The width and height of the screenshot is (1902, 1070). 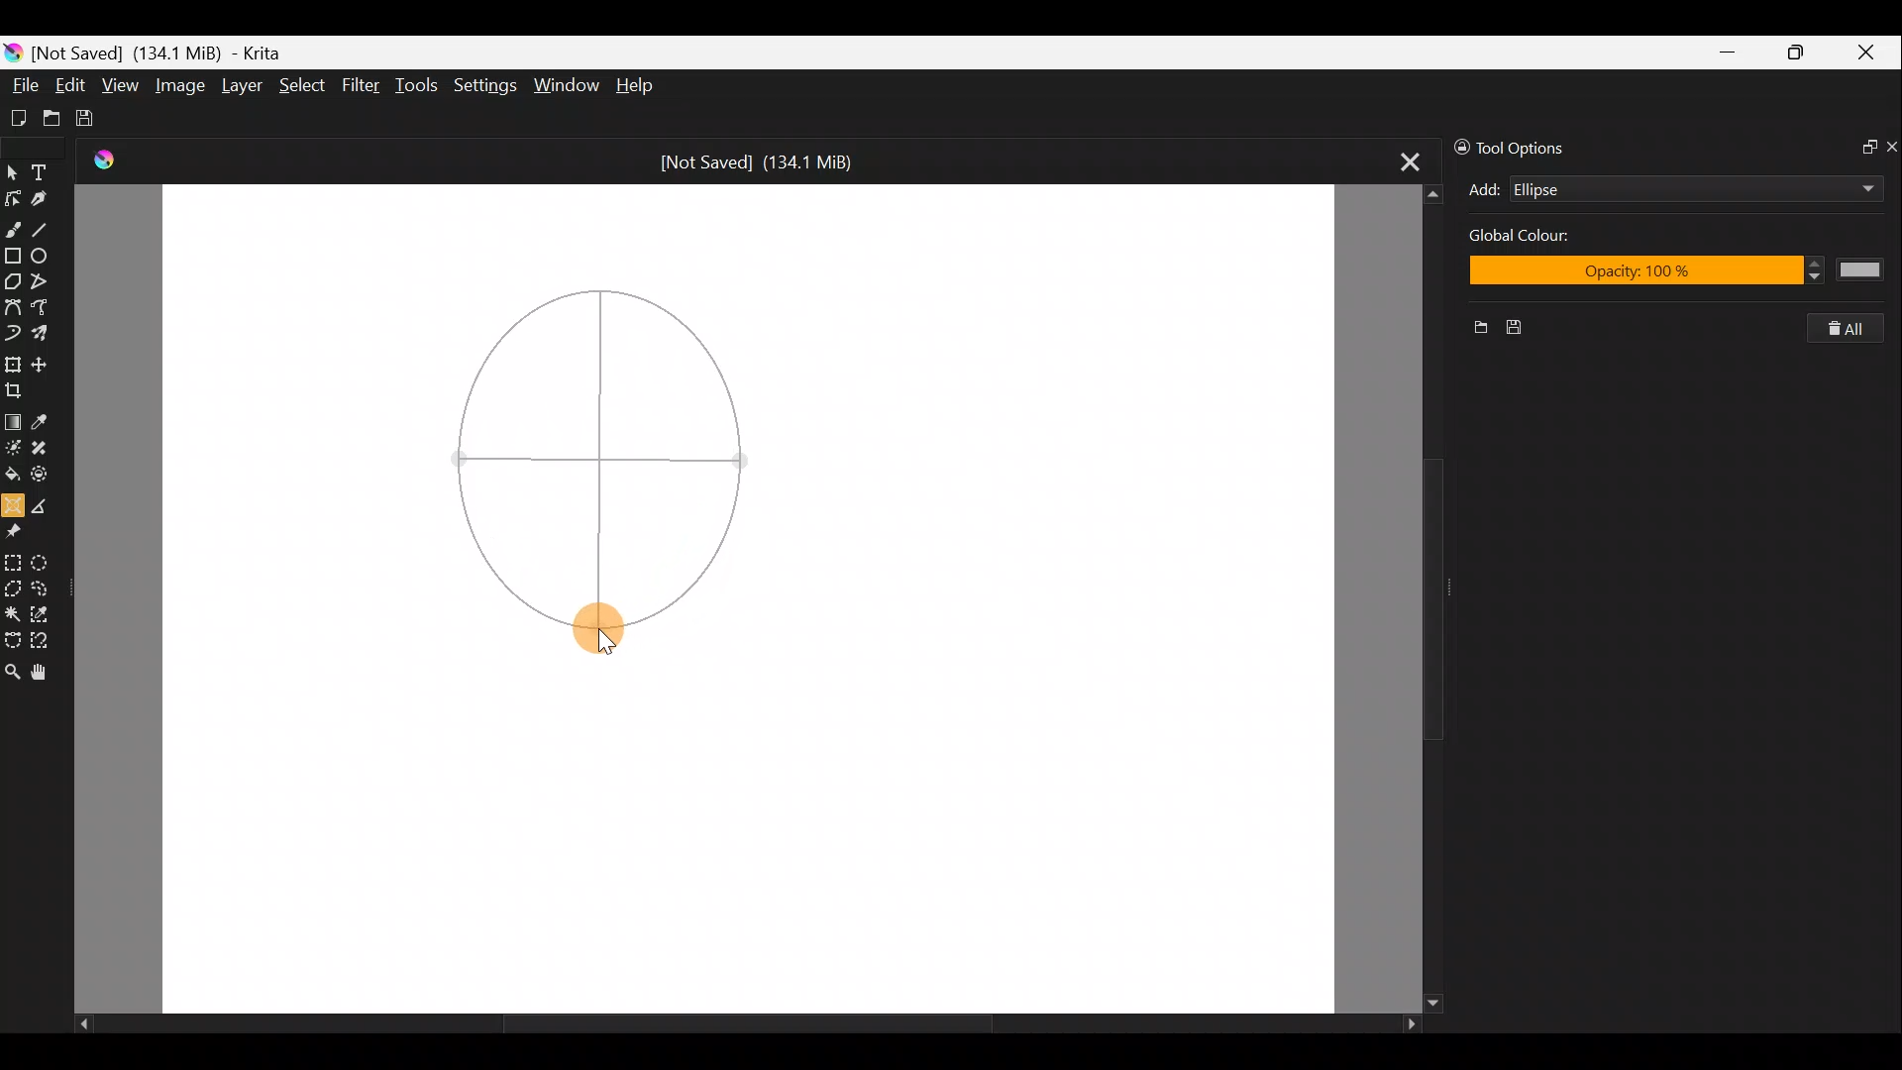 I want to click on Add, so click(x=1484, y=189).